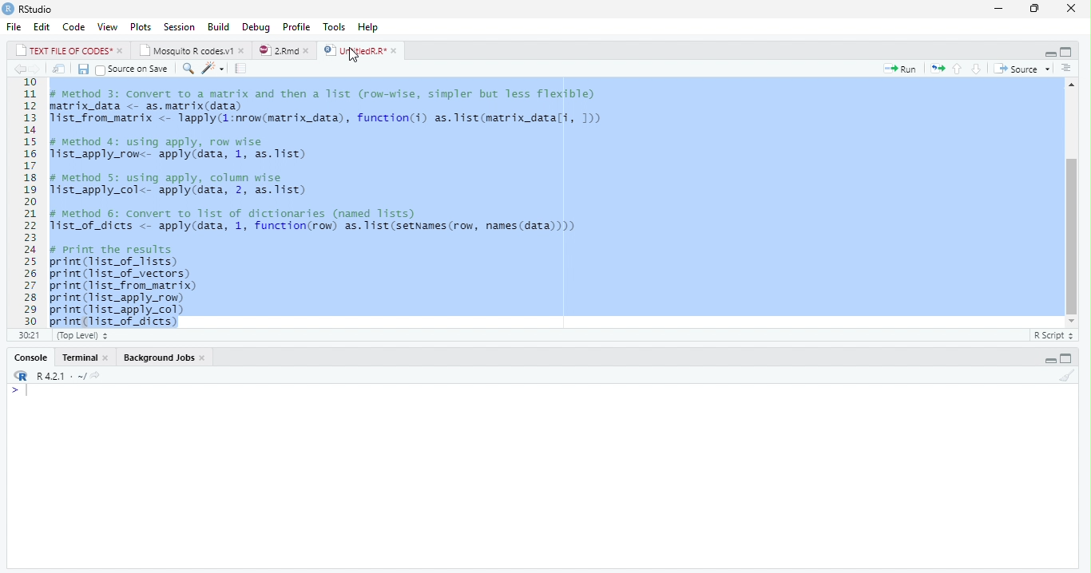 The height and width of the screenshot is (573, 1091). What do you see at coordinates (955, 69) in the screenshot?
I see `go to previous section/chunk` at bounding box center [955, 69].